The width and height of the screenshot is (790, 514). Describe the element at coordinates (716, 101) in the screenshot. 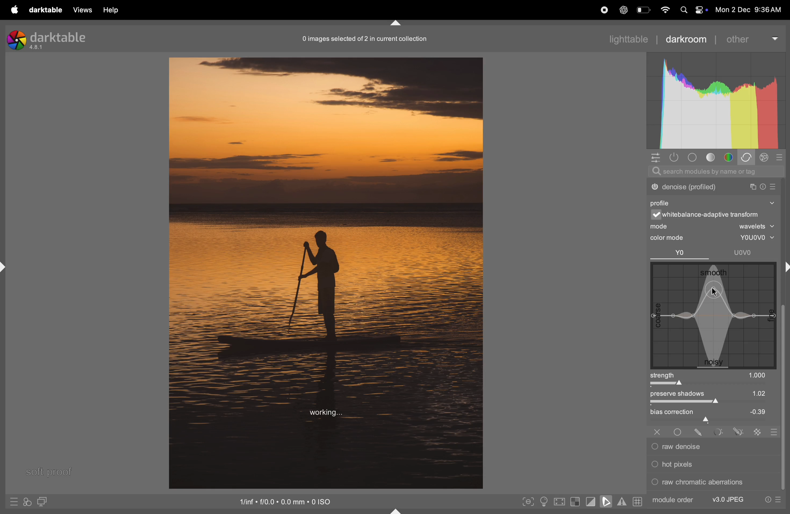

I see `histogram` at that location.